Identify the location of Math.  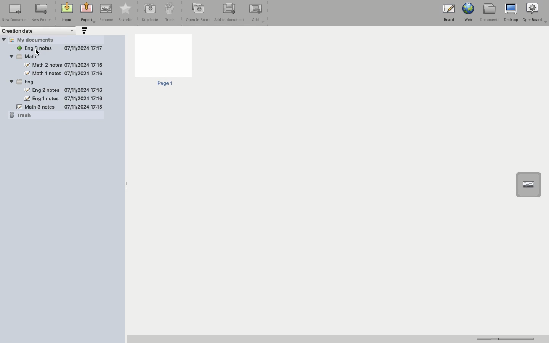
(28, 56).